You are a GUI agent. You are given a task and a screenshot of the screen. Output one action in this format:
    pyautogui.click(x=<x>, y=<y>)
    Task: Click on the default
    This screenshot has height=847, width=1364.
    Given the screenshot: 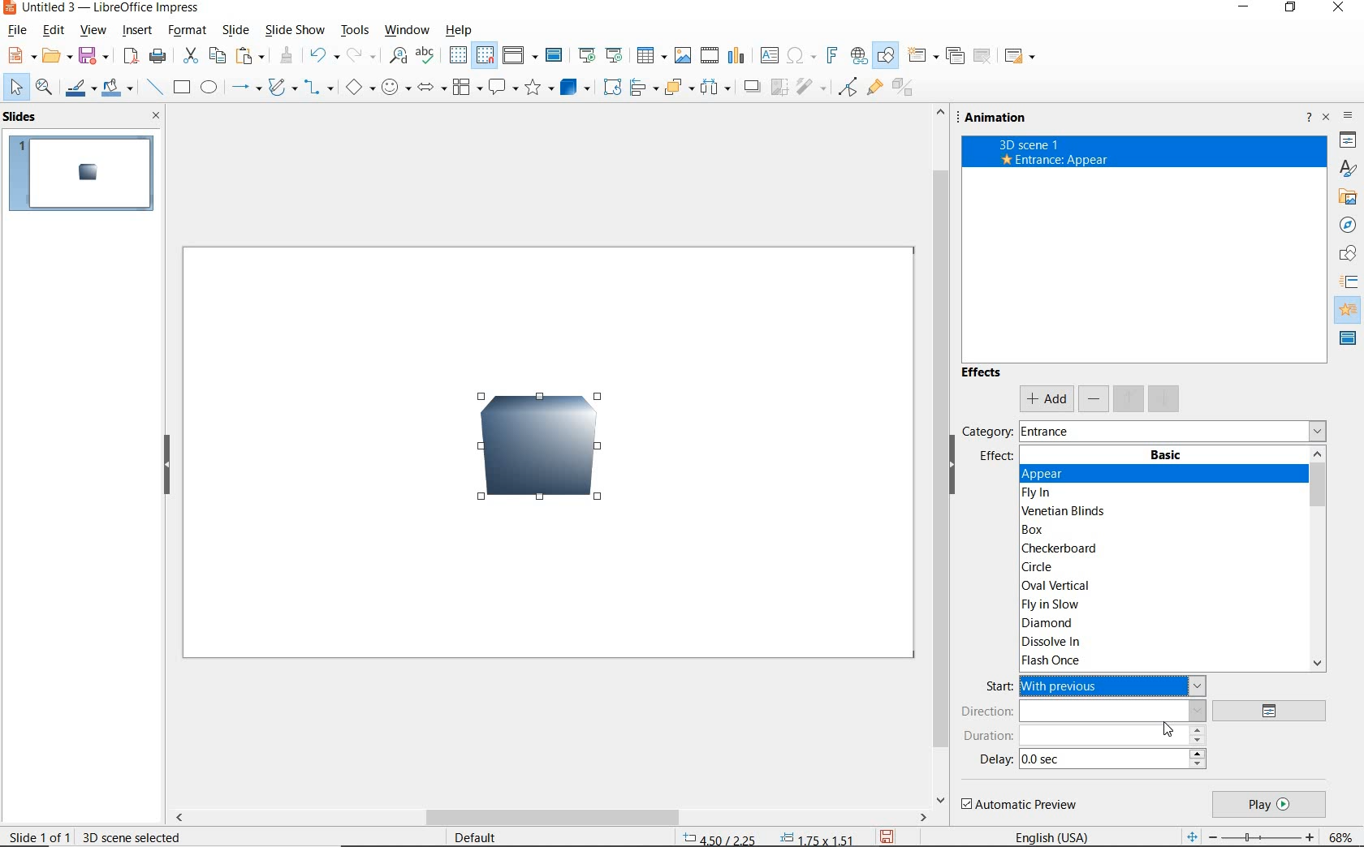 What is the action you would take?
    pyautogui.click(x=473, y=836)
    